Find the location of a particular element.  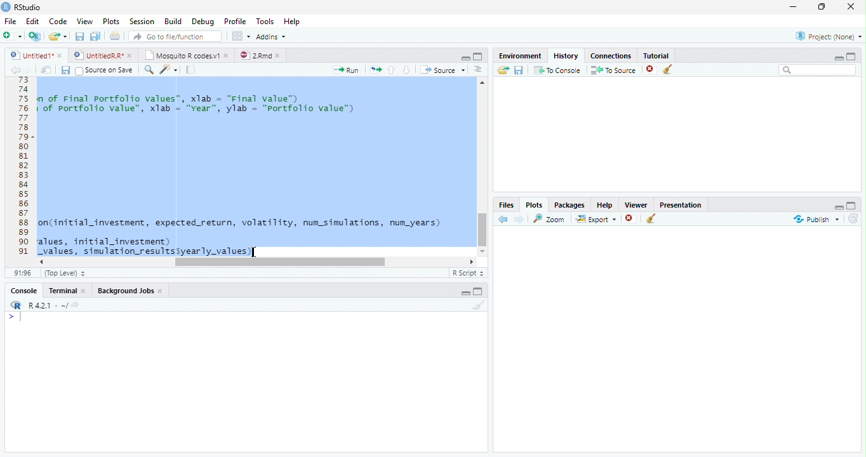

Hide is located at coordinates (465, 293).